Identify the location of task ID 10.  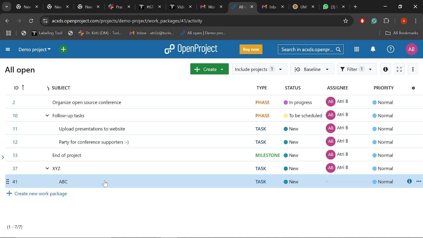
(215, 116).